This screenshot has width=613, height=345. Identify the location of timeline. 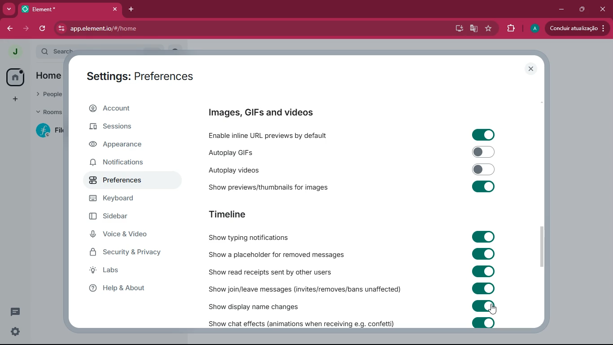
(228, 215).